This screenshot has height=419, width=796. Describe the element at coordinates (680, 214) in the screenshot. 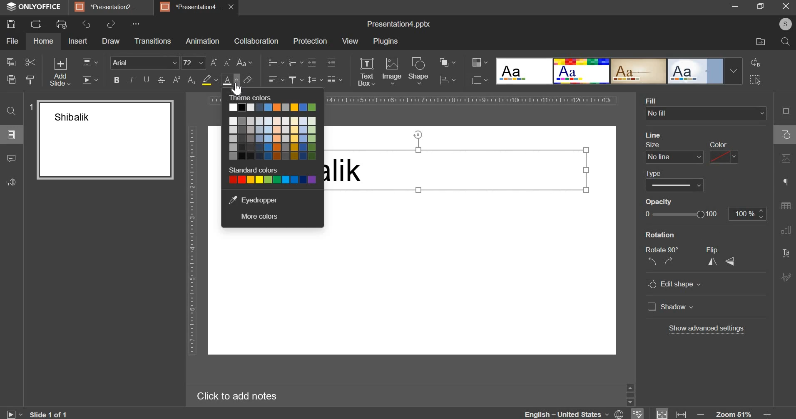

I see `opacity slider` at that location.